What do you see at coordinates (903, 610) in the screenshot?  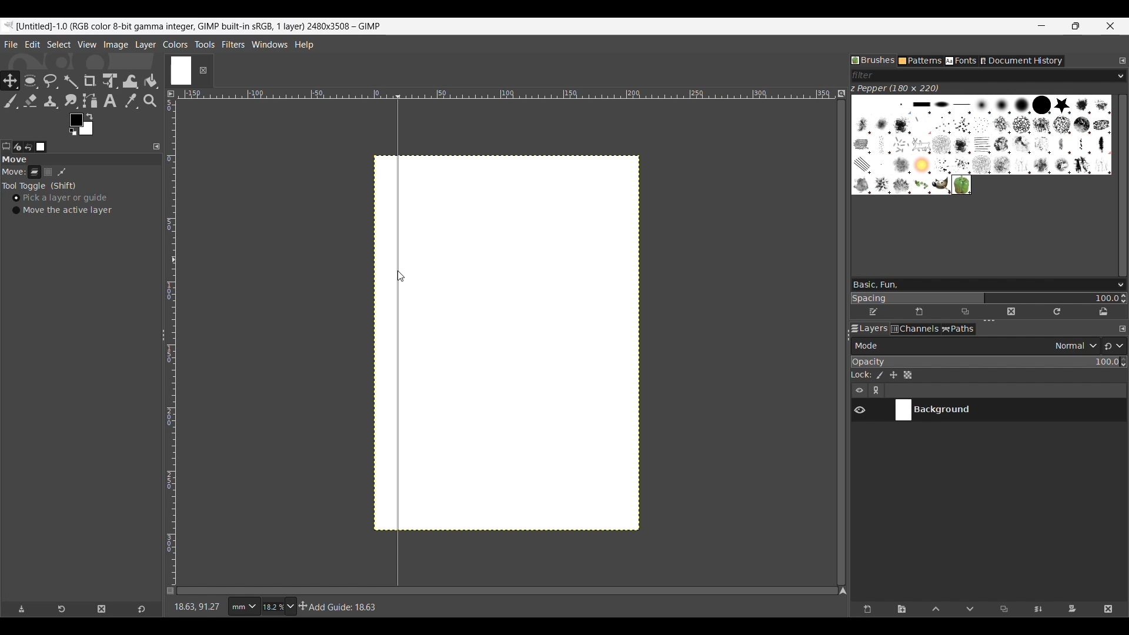 I see `Create a new layer group` at bounding box center [903, 610].